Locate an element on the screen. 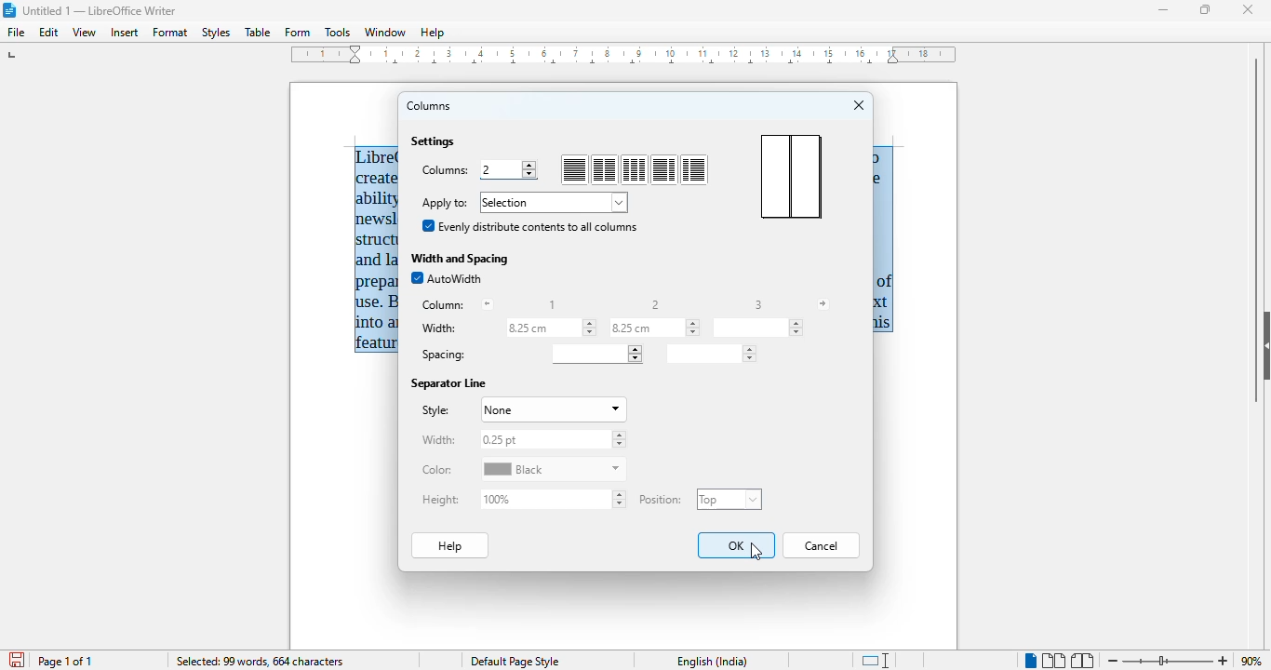 This screenshot has height=670, width=1271. form is located at coordinates (298, 33).